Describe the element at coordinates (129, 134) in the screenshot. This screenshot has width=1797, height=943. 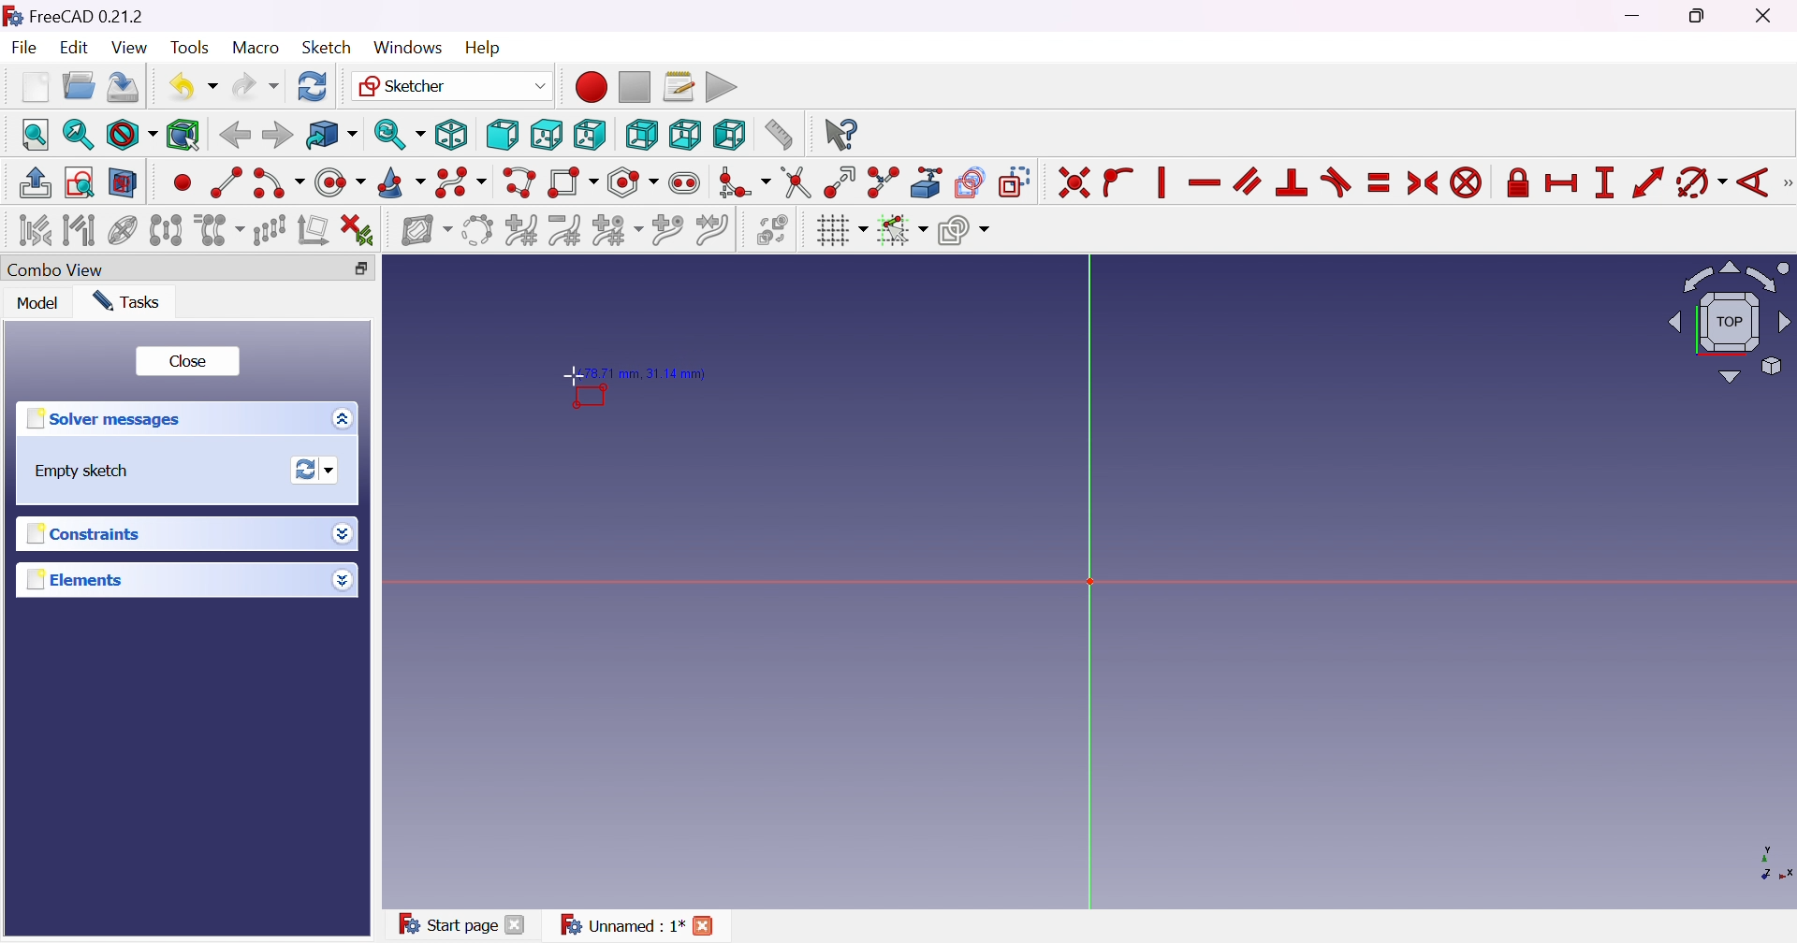
I see `Fit style` at that location.